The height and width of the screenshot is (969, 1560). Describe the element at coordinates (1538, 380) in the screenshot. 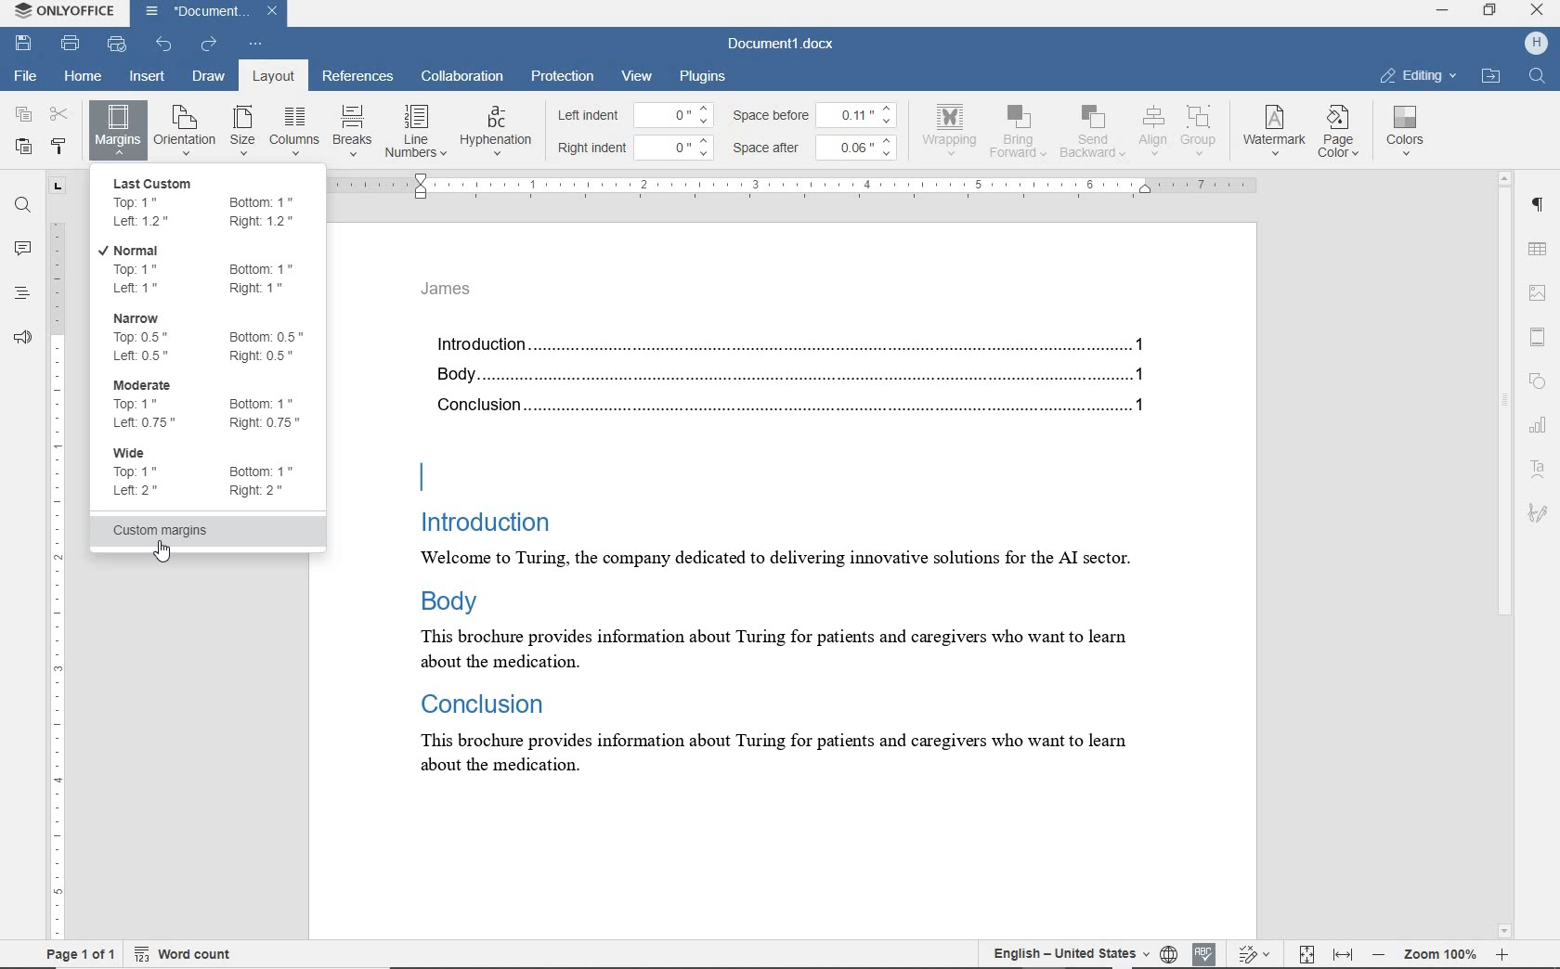

I see `shape` at that location.